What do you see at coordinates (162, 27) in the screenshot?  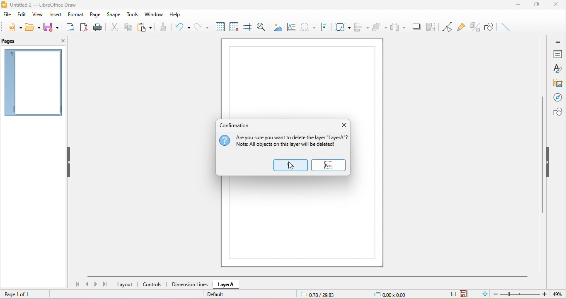 I see `clone formatting` at bounding box center [162, 27].